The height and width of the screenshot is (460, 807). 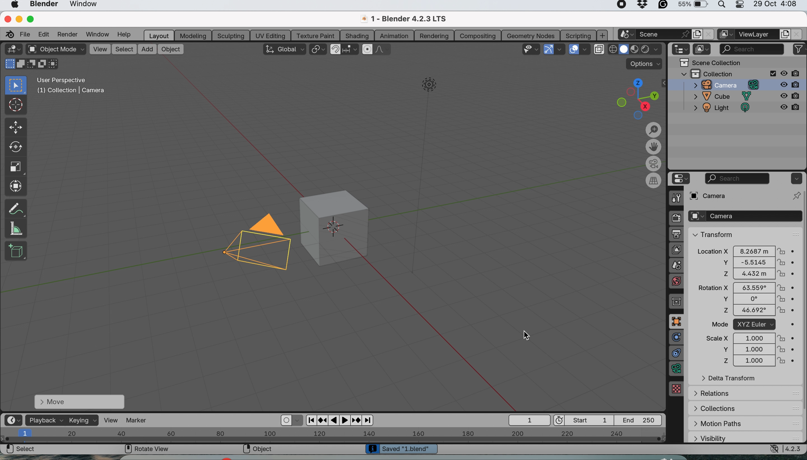 What do you see at coordinates (598, 50) in the screenshot?
I see `toggle x ray` at bounding box center [598, 50].